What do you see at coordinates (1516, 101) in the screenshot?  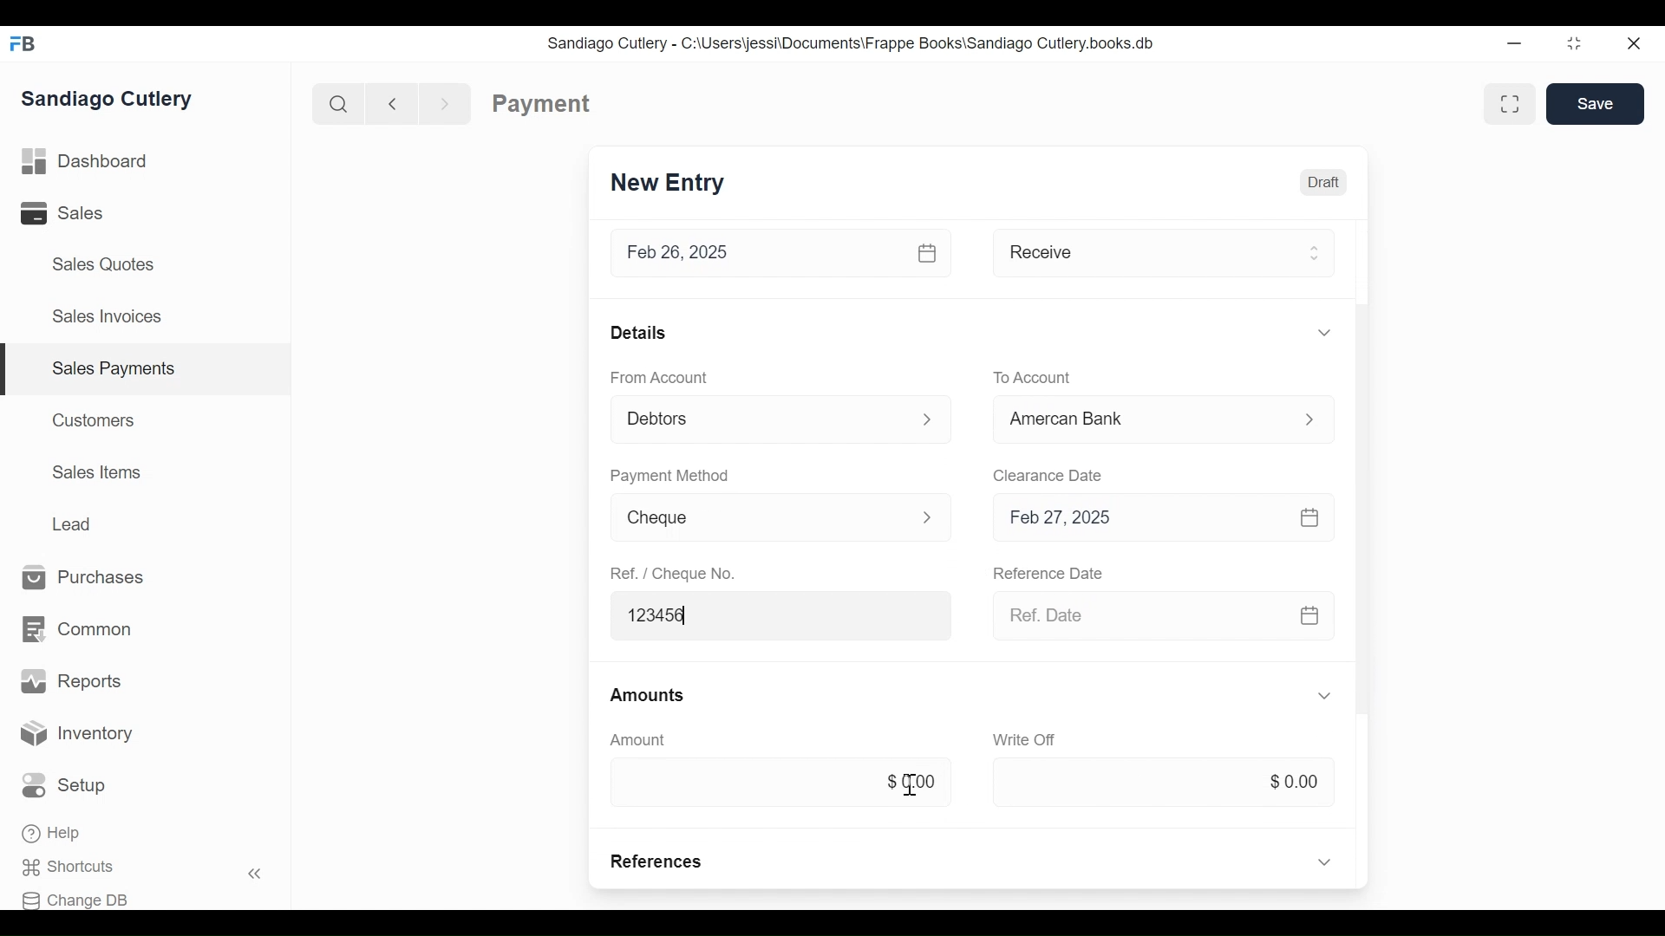 I see `Toggle form and full width ` at bounding box center [1516, 101].